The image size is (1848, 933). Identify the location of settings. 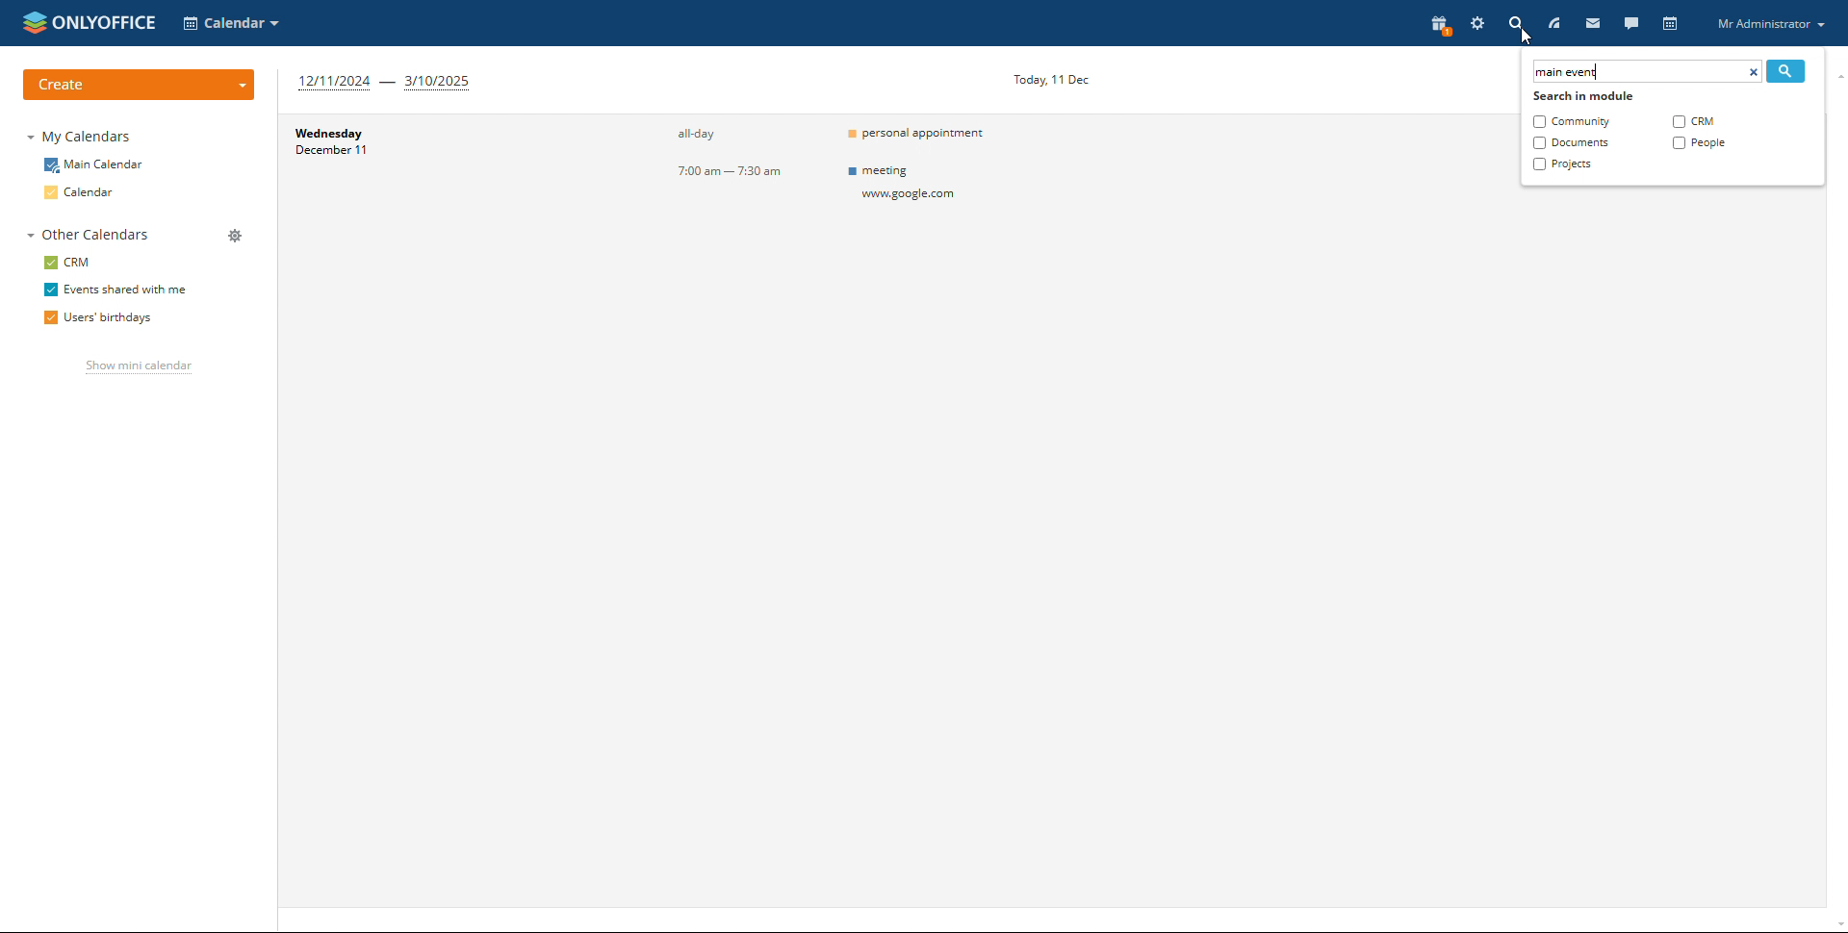
(1478, 24).